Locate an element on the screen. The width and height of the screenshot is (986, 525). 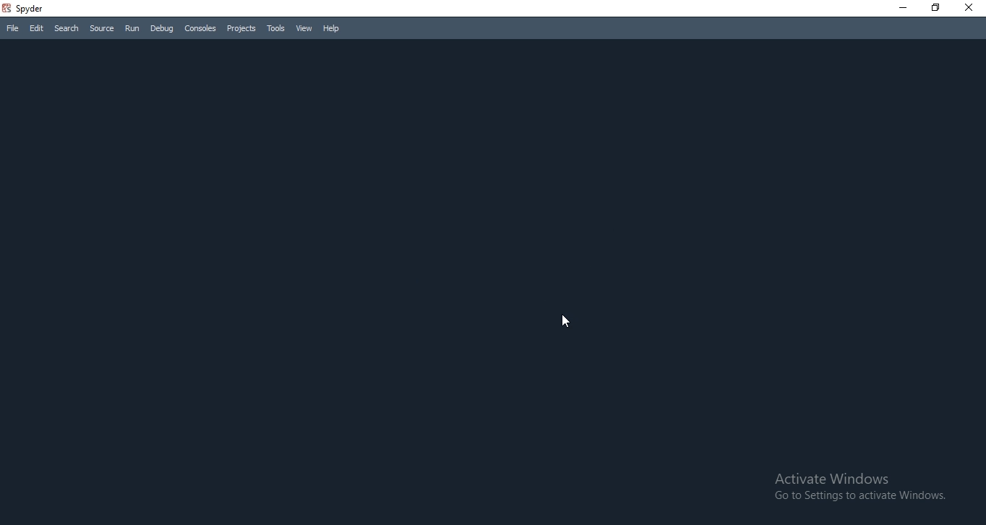
File  is located at coordinates (12, 28).